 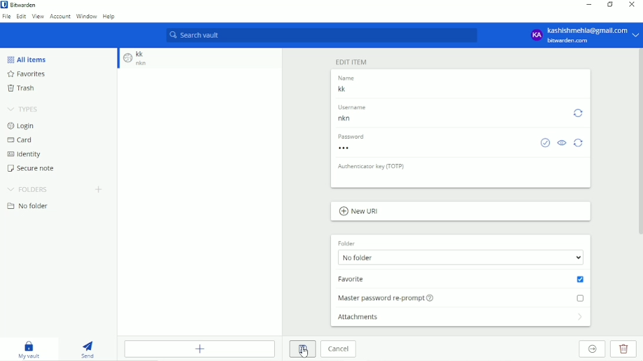 What do you see at coordinates (198, 349) in the screenshot?
I see `Add Item` at bounding box center [198, 349].